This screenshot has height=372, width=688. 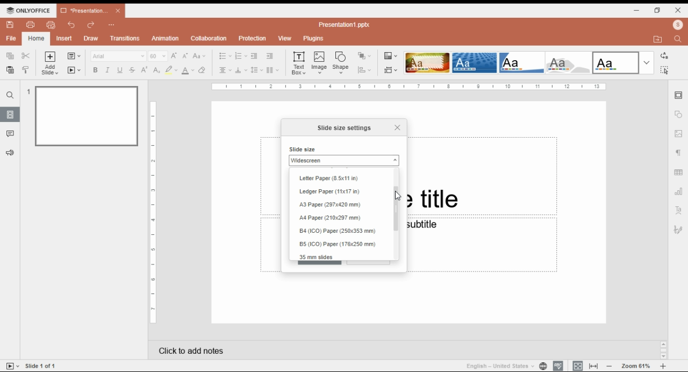 I want to click on line spacing, so click(x=257, y=70).